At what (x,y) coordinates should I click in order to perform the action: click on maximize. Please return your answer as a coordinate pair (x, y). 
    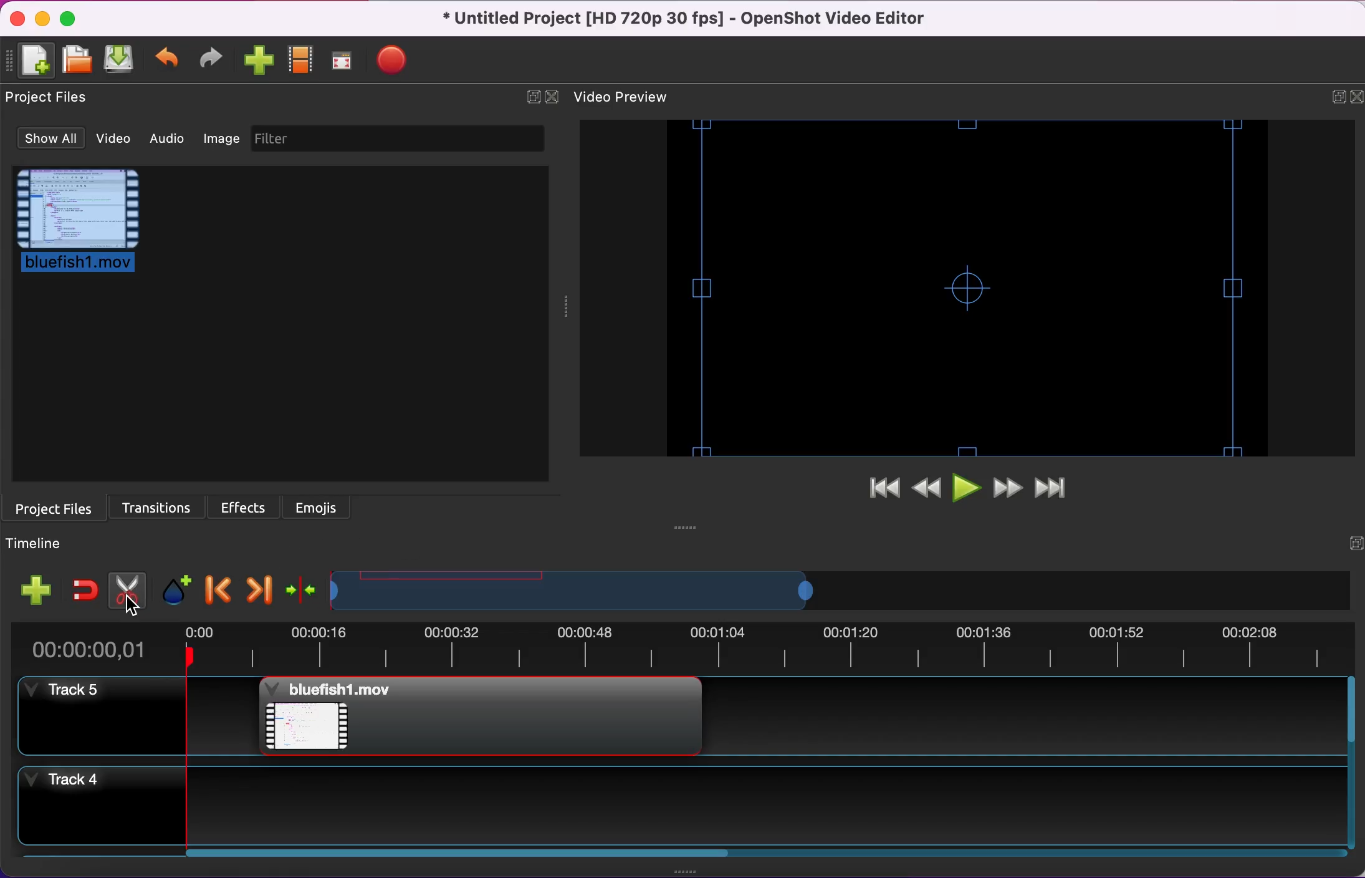
    Looking at the image, I should click on (69, 19).